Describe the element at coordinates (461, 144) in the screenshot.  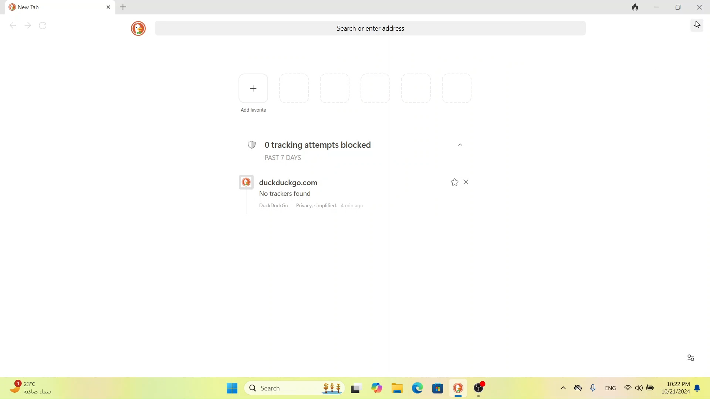
I see `close` at that location.